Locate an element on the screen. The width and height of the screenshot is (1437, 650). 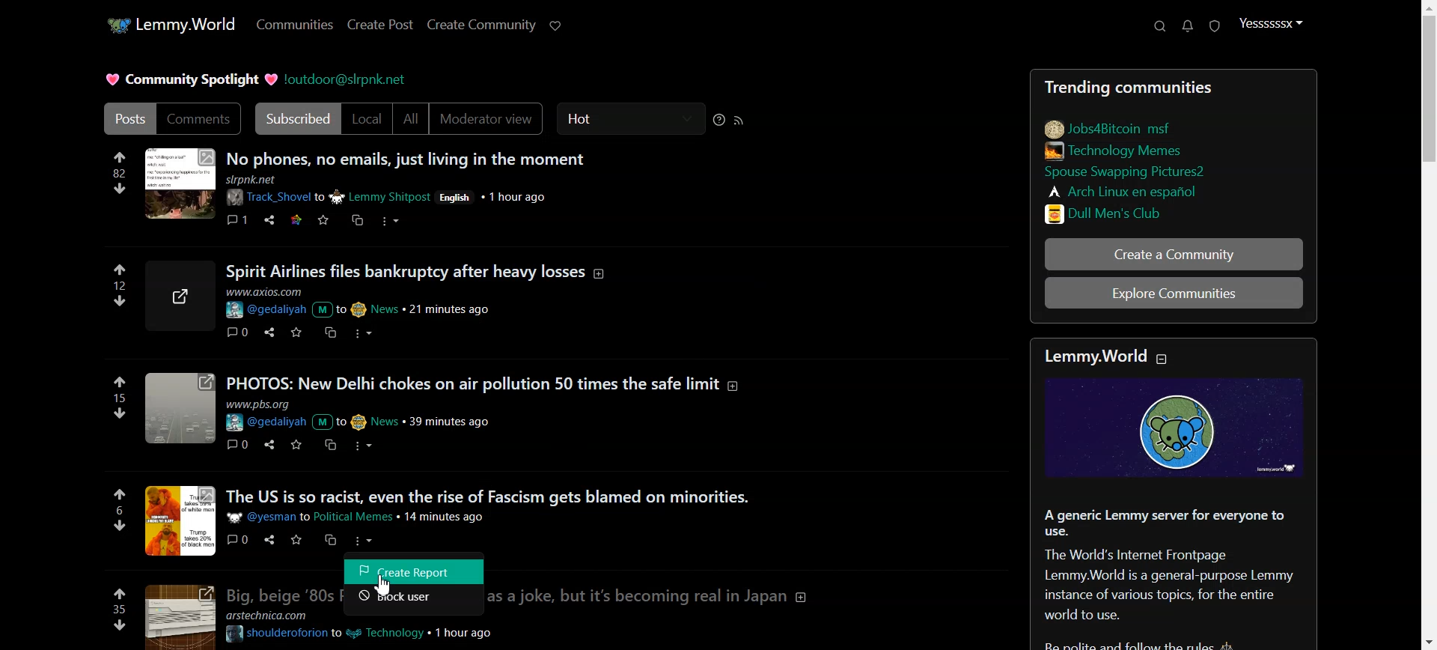
save is located at coordinates (296, 540).